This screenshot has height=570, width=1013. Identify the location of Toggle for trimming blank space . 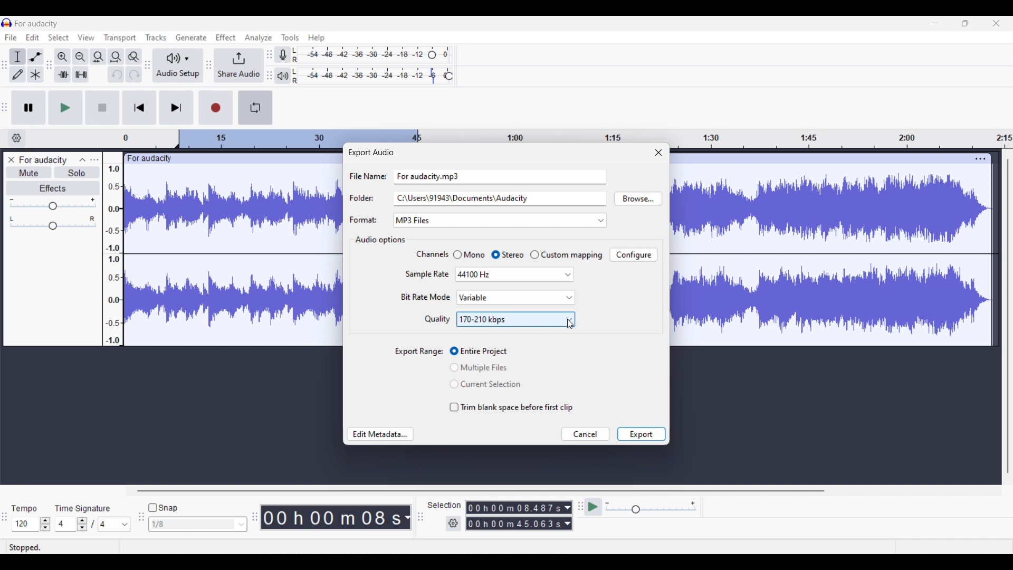
(512, 407).